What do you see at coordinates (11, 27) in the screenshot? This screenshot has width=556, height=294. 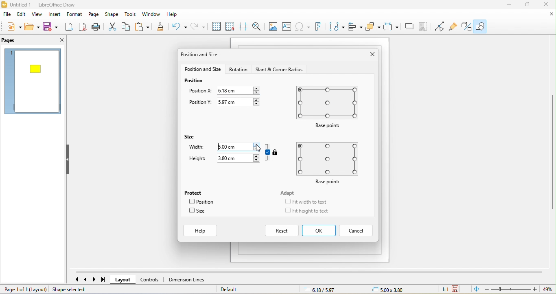 I see `new` at bounding box center [11, 27].